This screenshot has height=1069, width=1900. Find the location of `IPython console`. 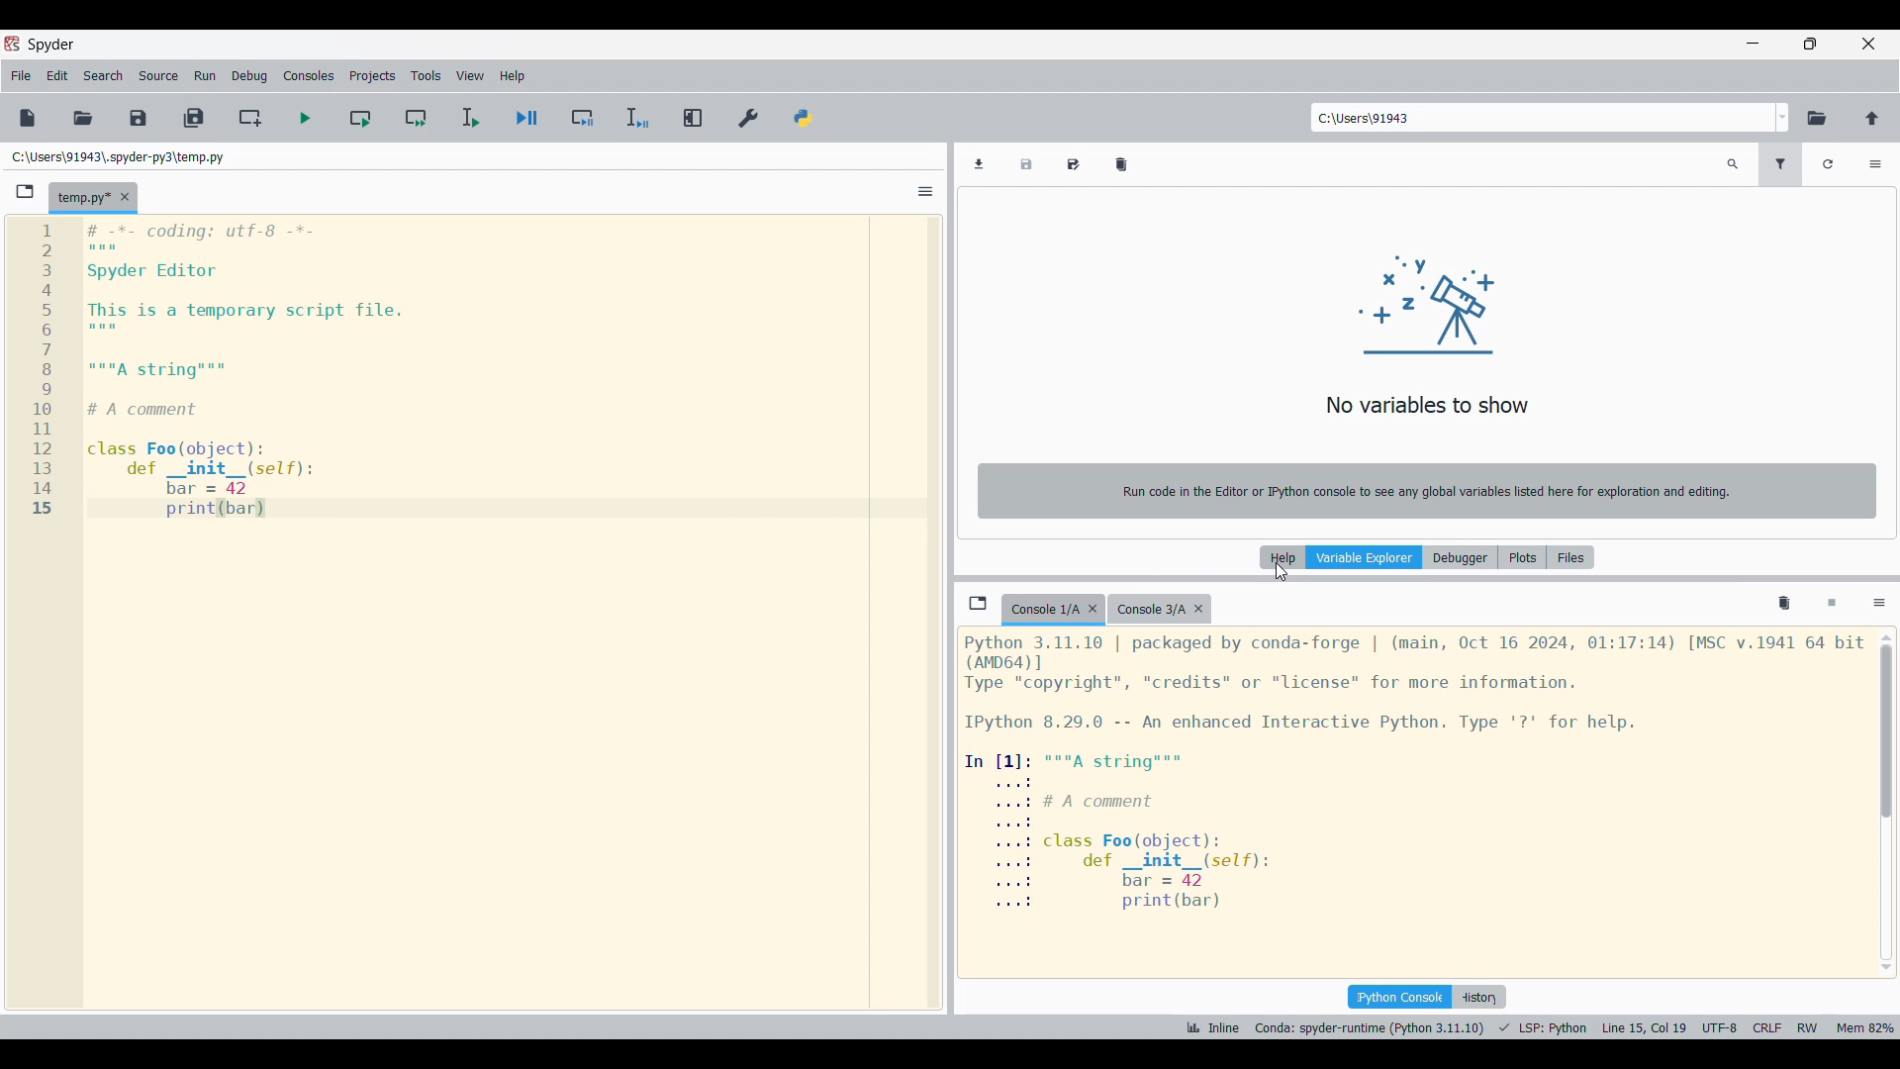

IPython console is located at coordinates (1397, 997).